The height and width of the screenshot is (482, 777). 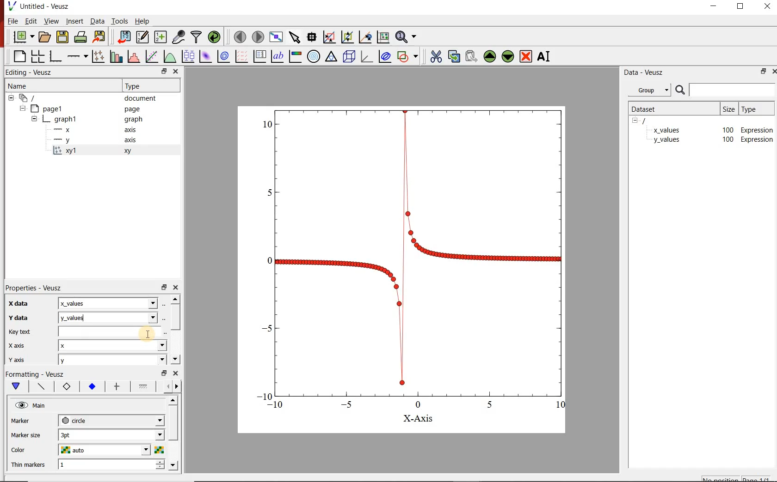 I want to click on graph, so click(x=133, y=119).